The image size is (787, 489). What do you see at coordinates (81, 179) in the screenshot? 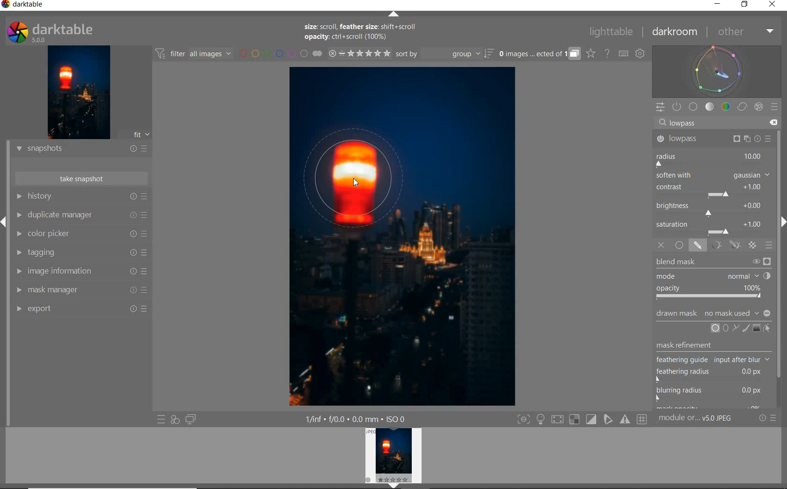
I see `TAKE SNAPSHOT` at bounding box center [81, 179].